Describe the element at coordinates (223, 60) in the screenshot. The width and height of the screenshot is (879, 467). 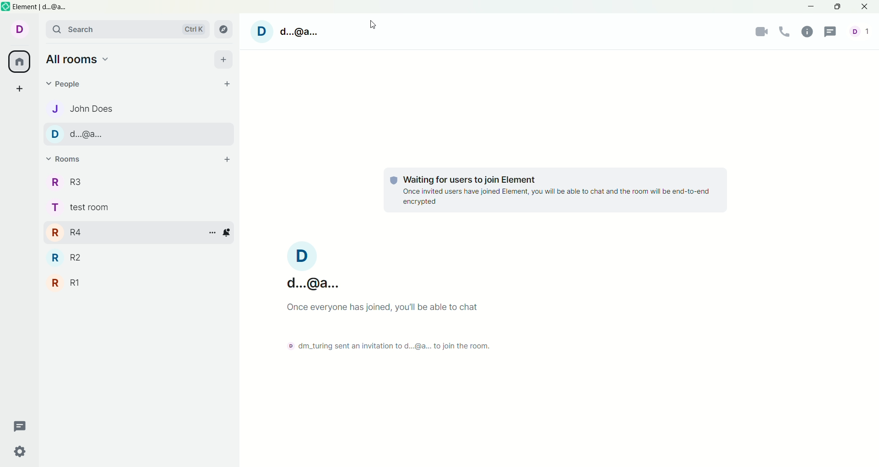
I see `add` at that location.